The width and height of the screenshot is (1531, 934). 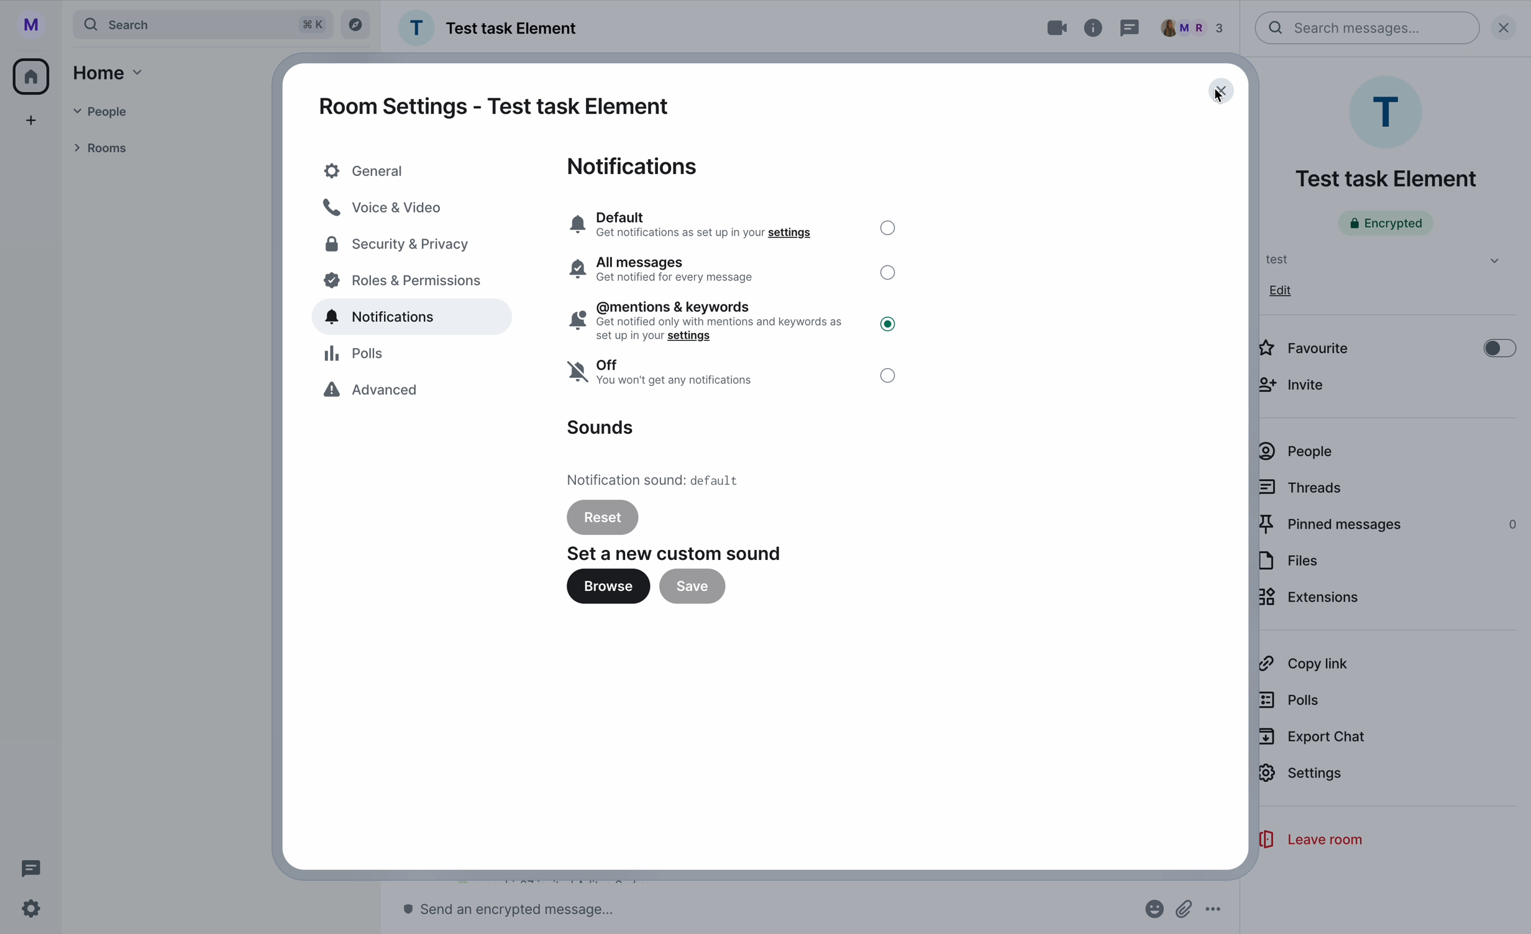 What do you see at coordinates (1045, 29) in the screenshot?
I see `video call` at bounding box center [1045, 29].